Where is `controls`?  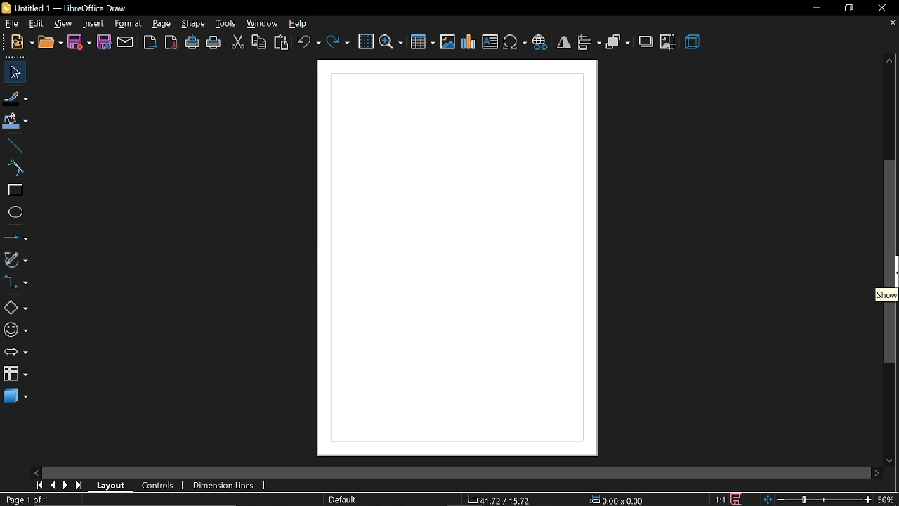
controls is located at coordinates (157, 486).